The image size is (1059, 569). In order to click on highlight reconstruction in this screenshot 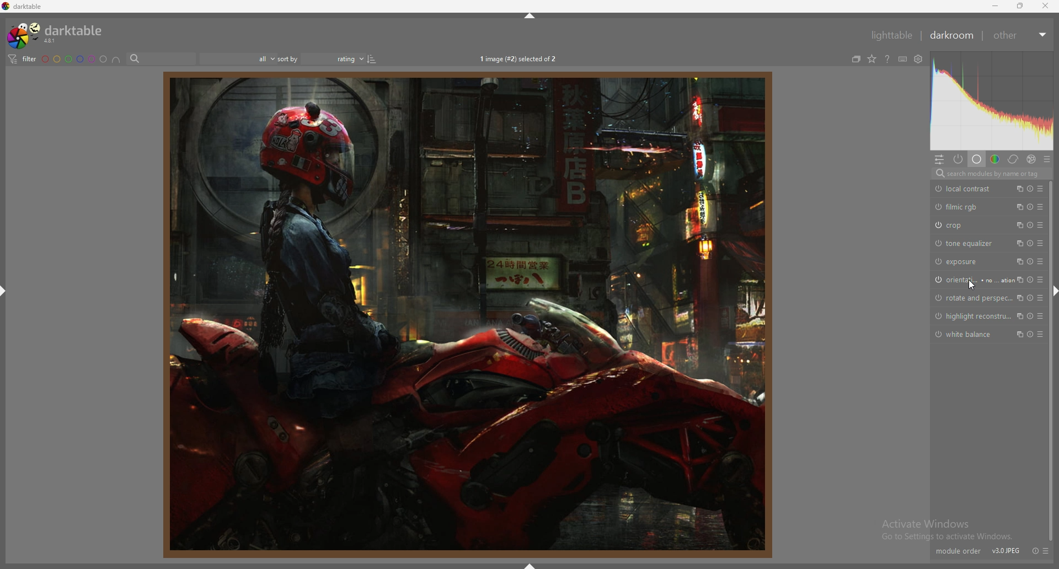, I will do `click(970, 317)`.